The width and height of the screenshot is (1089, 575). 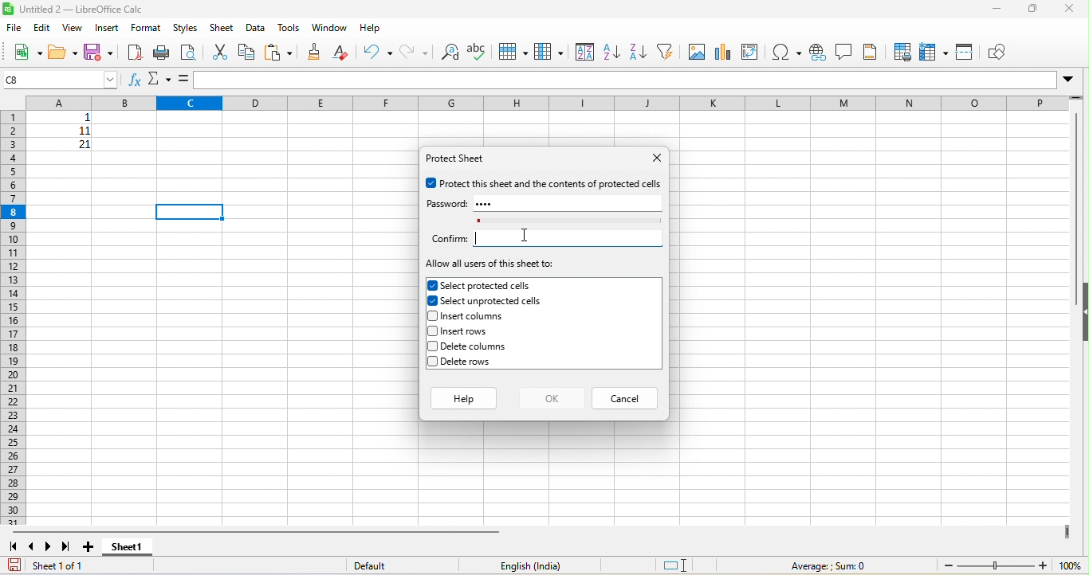 What do you see at coordinates (32, 546) in the screenshot?
I see `previous` at bounding box center [32, 546].